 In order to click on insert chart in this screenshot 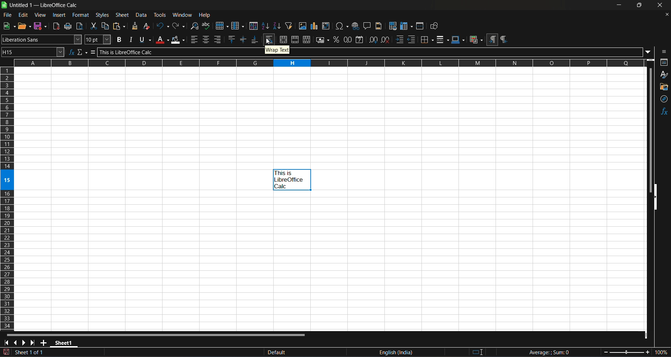, I will do `click(315, 25)`.